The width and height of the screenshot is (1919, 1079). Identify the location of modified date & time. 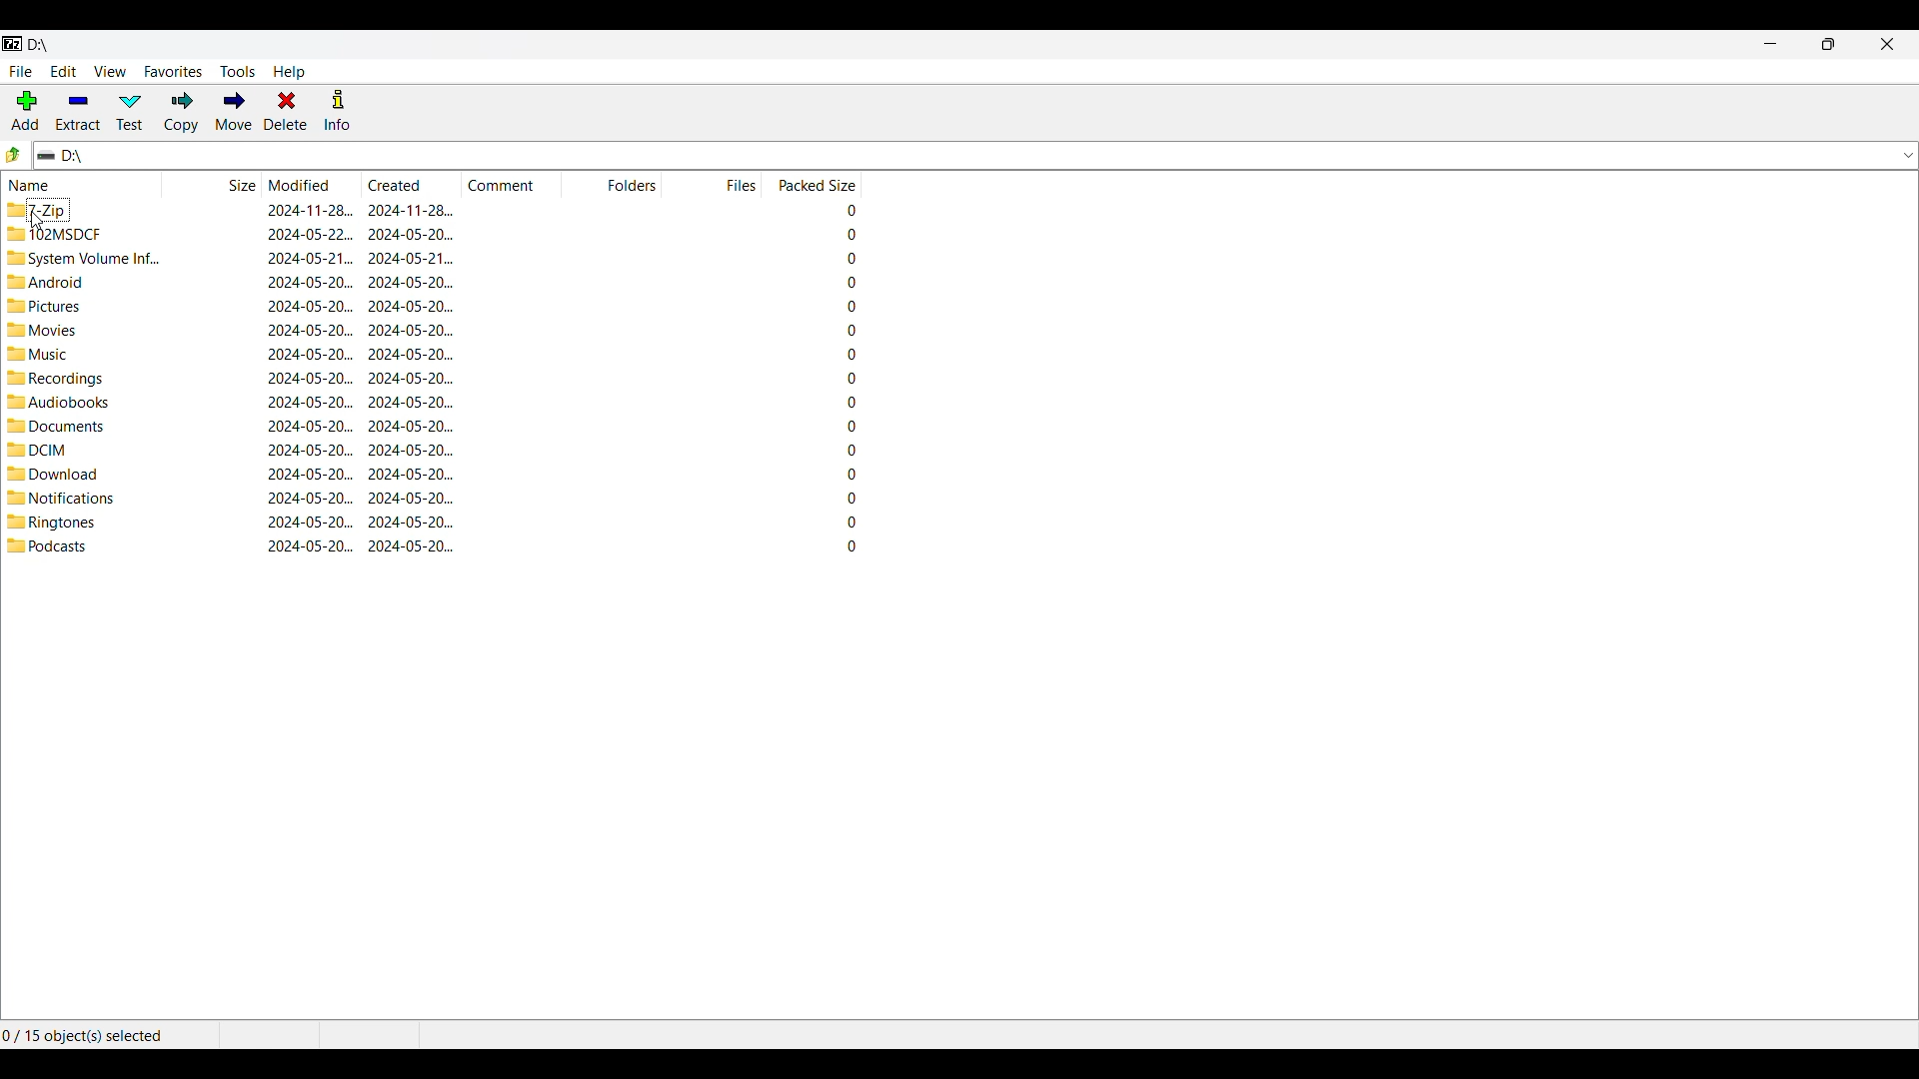
(311, 450).